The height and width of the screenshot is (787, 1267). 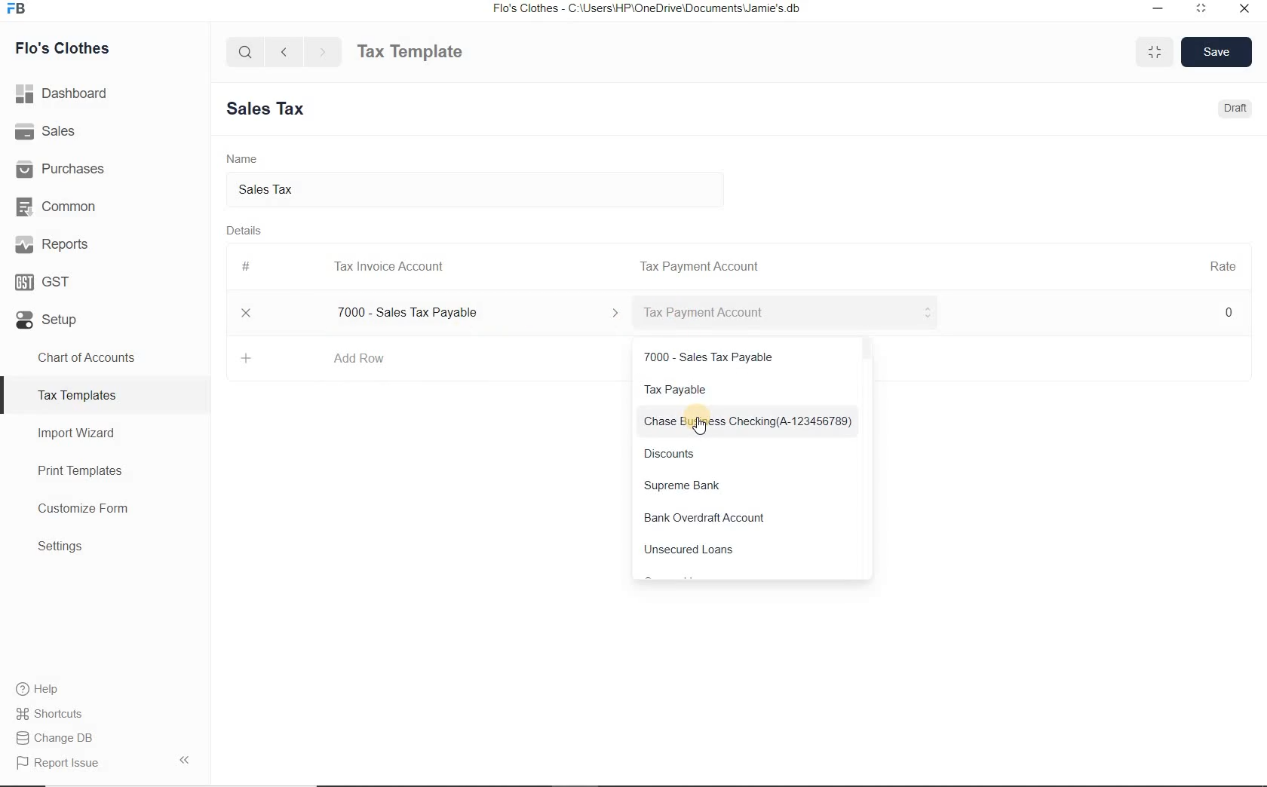 I want to click on Tax Payable, so click(x=749, y=389).